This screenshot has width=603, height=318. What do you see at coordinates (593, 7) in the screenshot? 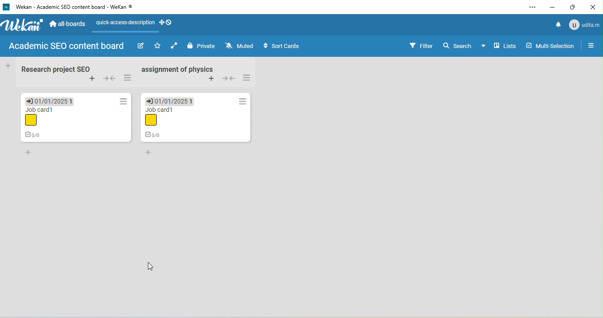
I see `close` at bounding box center [593, 7].